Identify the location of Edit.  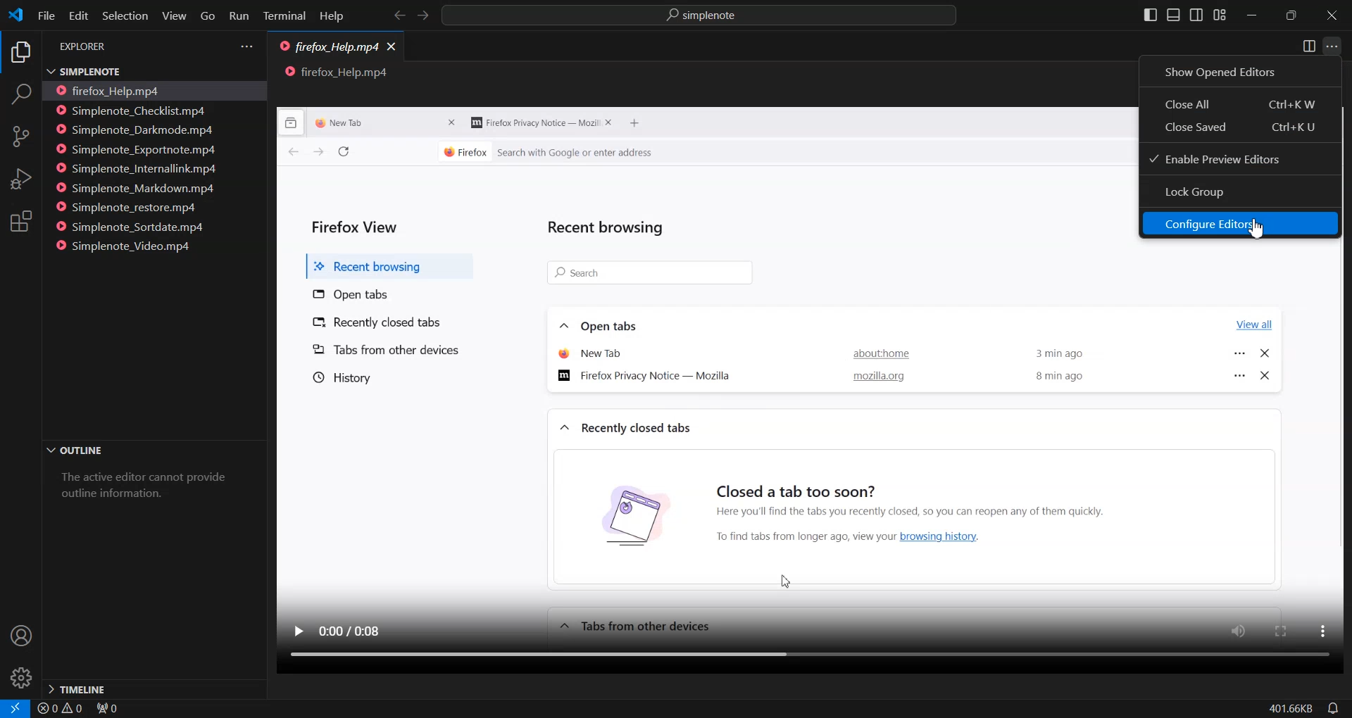
(77, 15).